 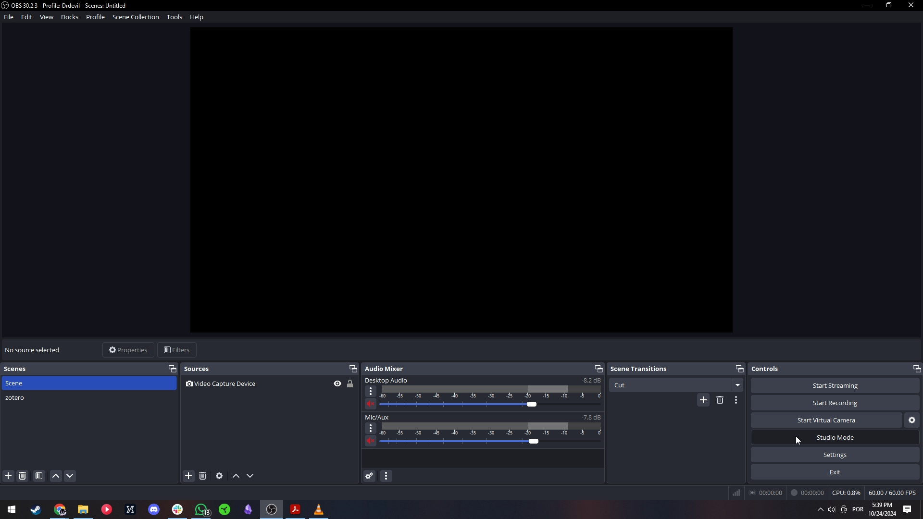 I want to click on Separate sources window, so click(x=356, y=369).